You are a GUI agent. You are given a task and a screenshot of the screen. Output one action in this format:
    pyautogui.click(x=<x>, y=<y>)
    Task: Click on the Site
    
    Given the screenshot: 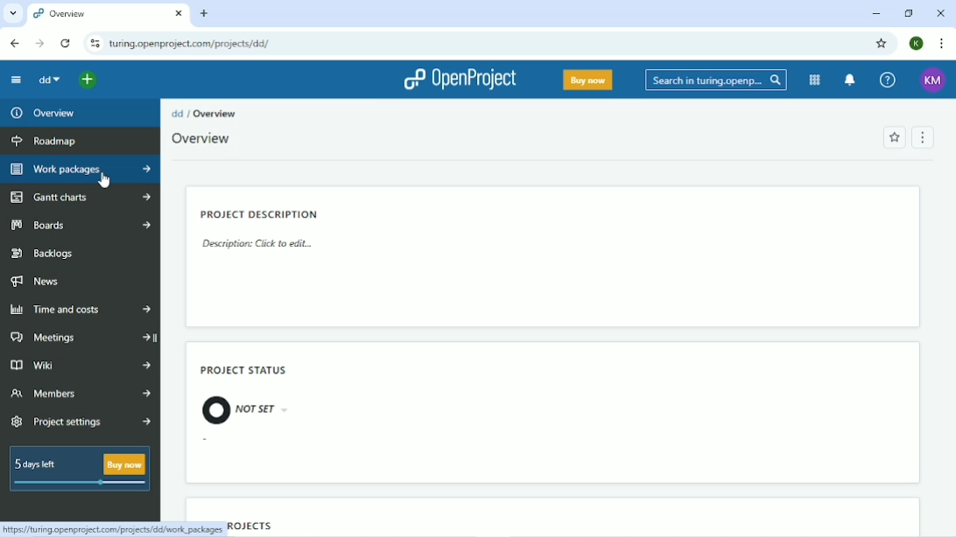 What is the action you would take?
    pyautogui.click(x=192, y=42)
    